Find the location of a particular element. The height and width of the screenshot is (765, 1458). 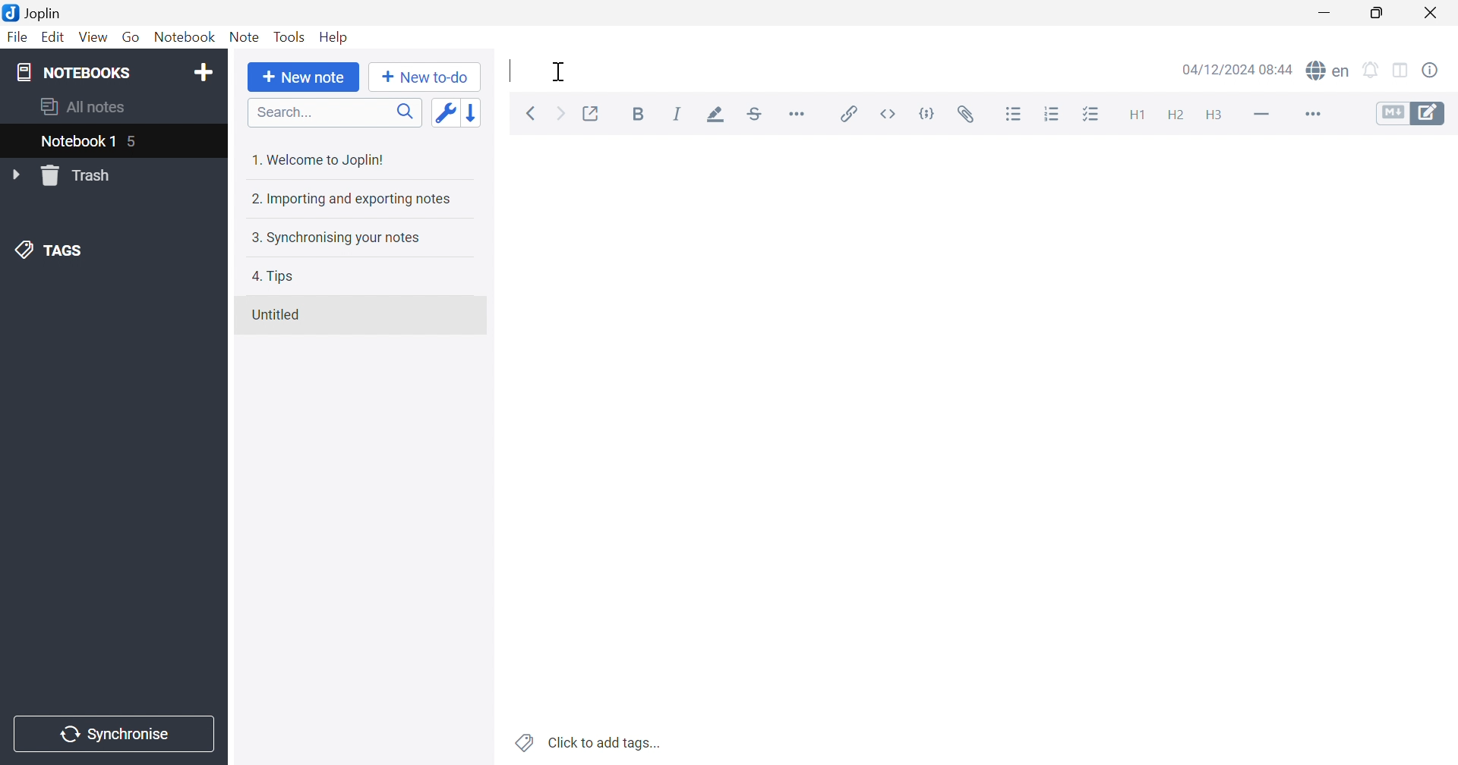

Heading 2 is located at coordinates (1176, 115).